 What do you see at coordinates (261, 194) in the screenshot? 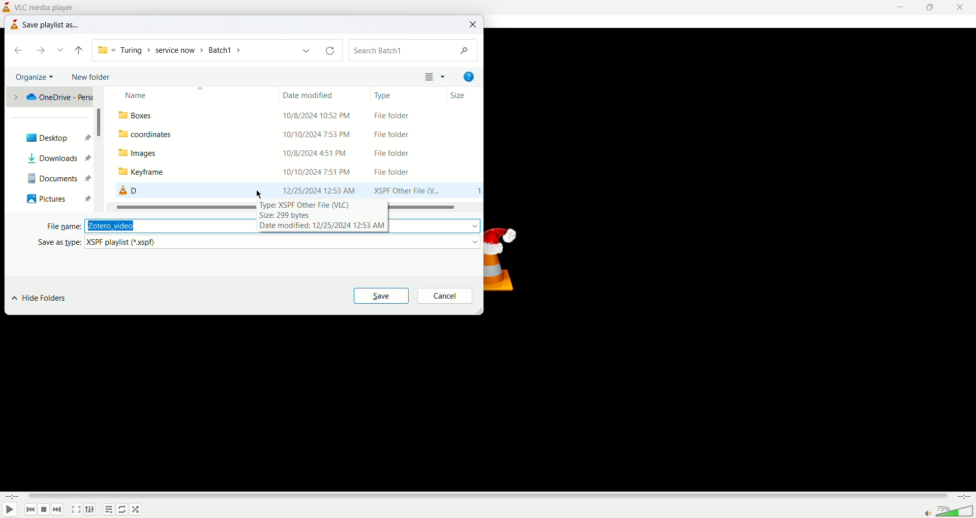
I see `cursor` at bounding box center [261, 194].